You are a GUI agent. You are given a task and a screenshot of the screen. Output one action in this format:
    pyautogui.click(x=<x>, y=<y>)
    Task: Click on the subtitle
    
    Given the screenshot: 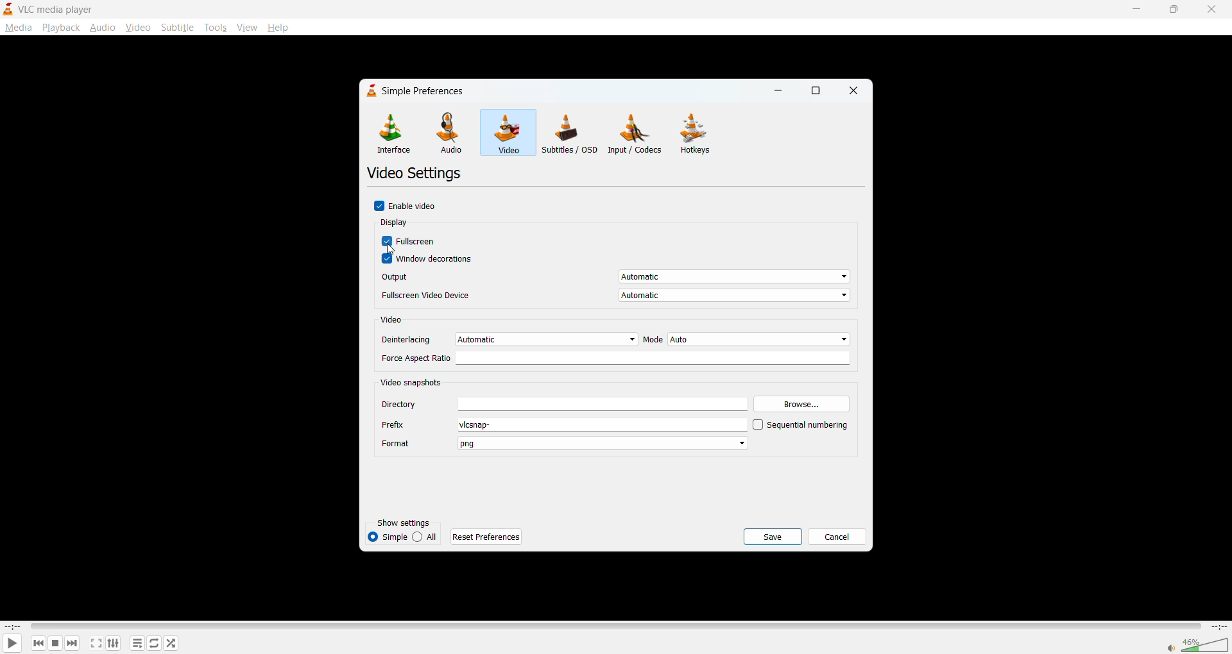 What is the action you would take?
    pyautogui.click(x=177, y=28)
    